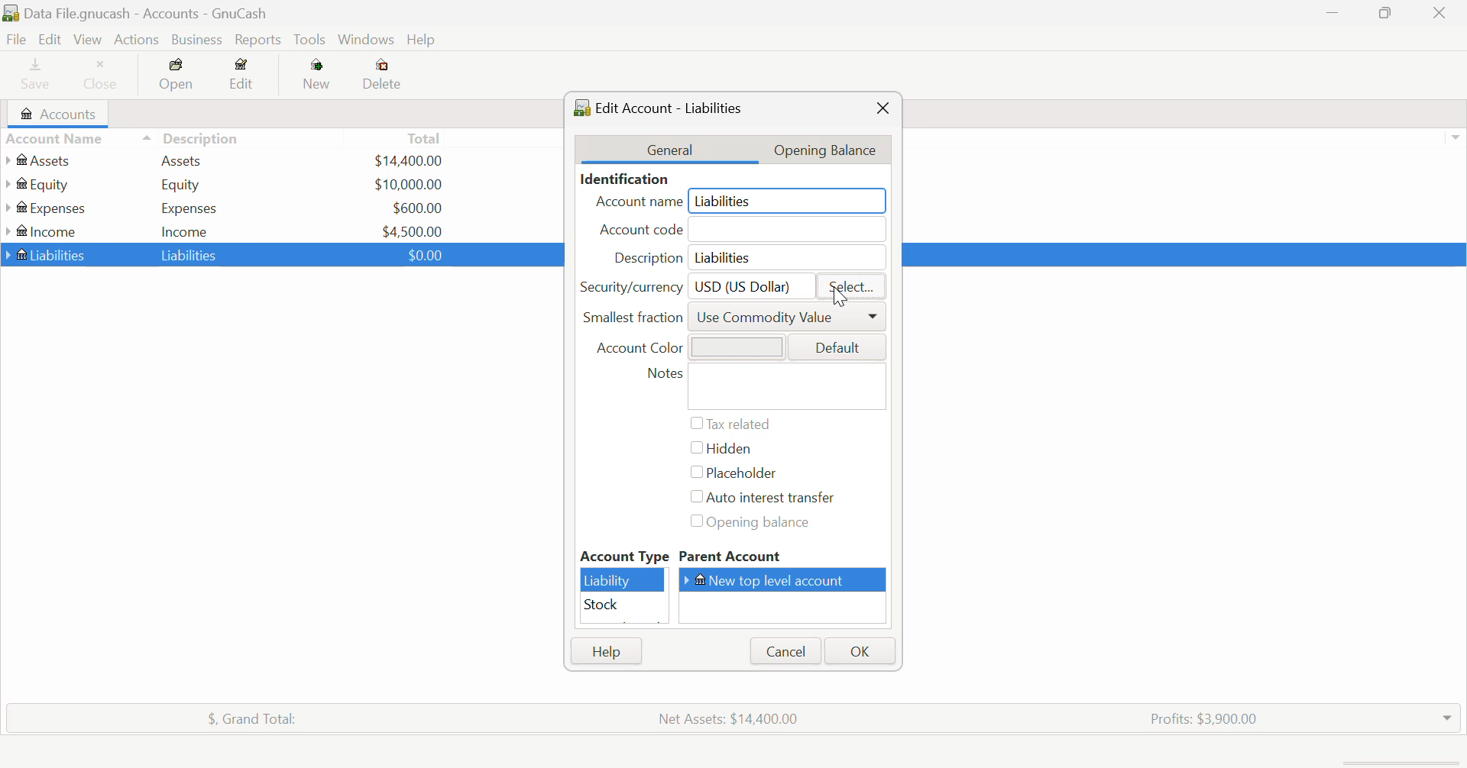  Describe the element at coordinates (197, 40) in the screenshot. I see `Business` at that location.